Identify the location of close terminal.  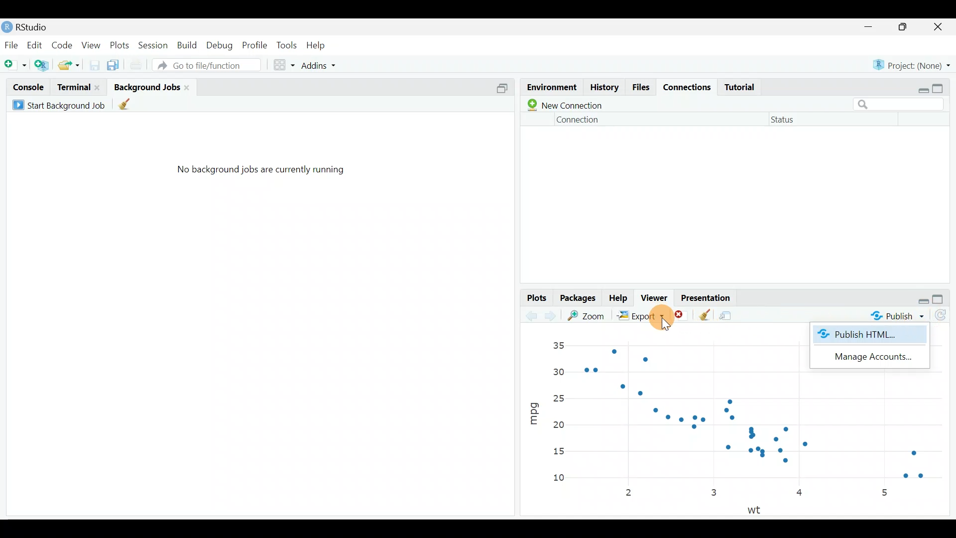
(99, 85).